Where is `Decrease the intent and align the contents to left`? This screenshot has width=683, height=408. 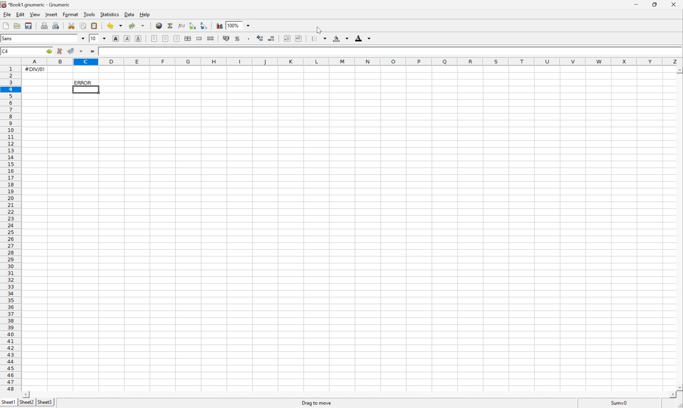
Decrease the intent and align the contents to left is located at coordinates (288, 38).